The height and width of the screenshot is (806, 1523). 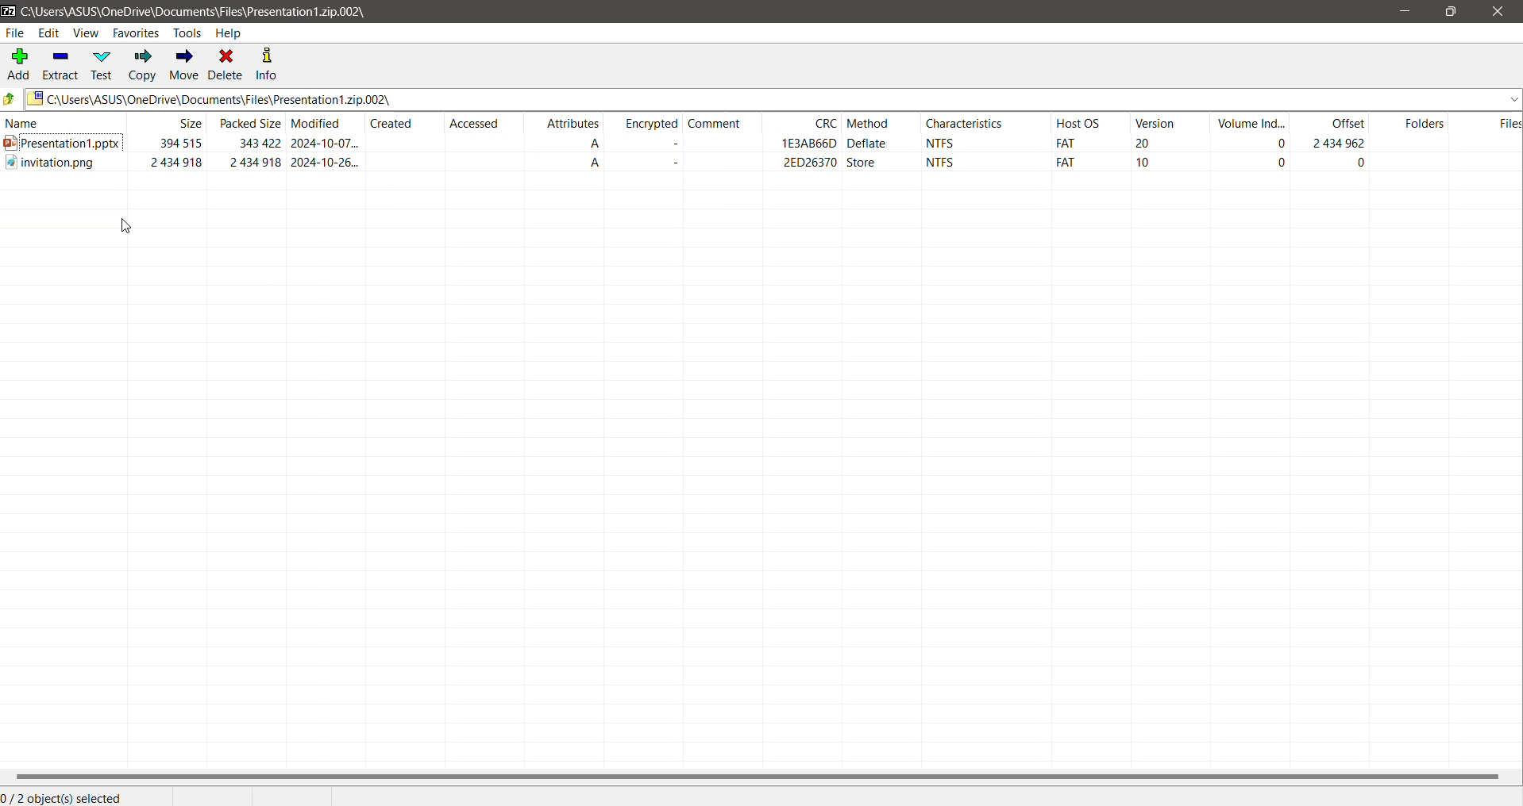 What do you see at coordinates (1498, 12) in the screenshot?
I see `Close` at bounding box center [1498, 12].